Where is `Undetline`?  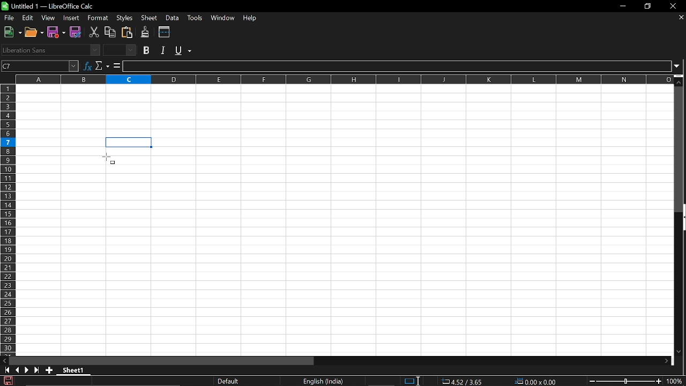 Undetline is located at coordinates (183, 50).